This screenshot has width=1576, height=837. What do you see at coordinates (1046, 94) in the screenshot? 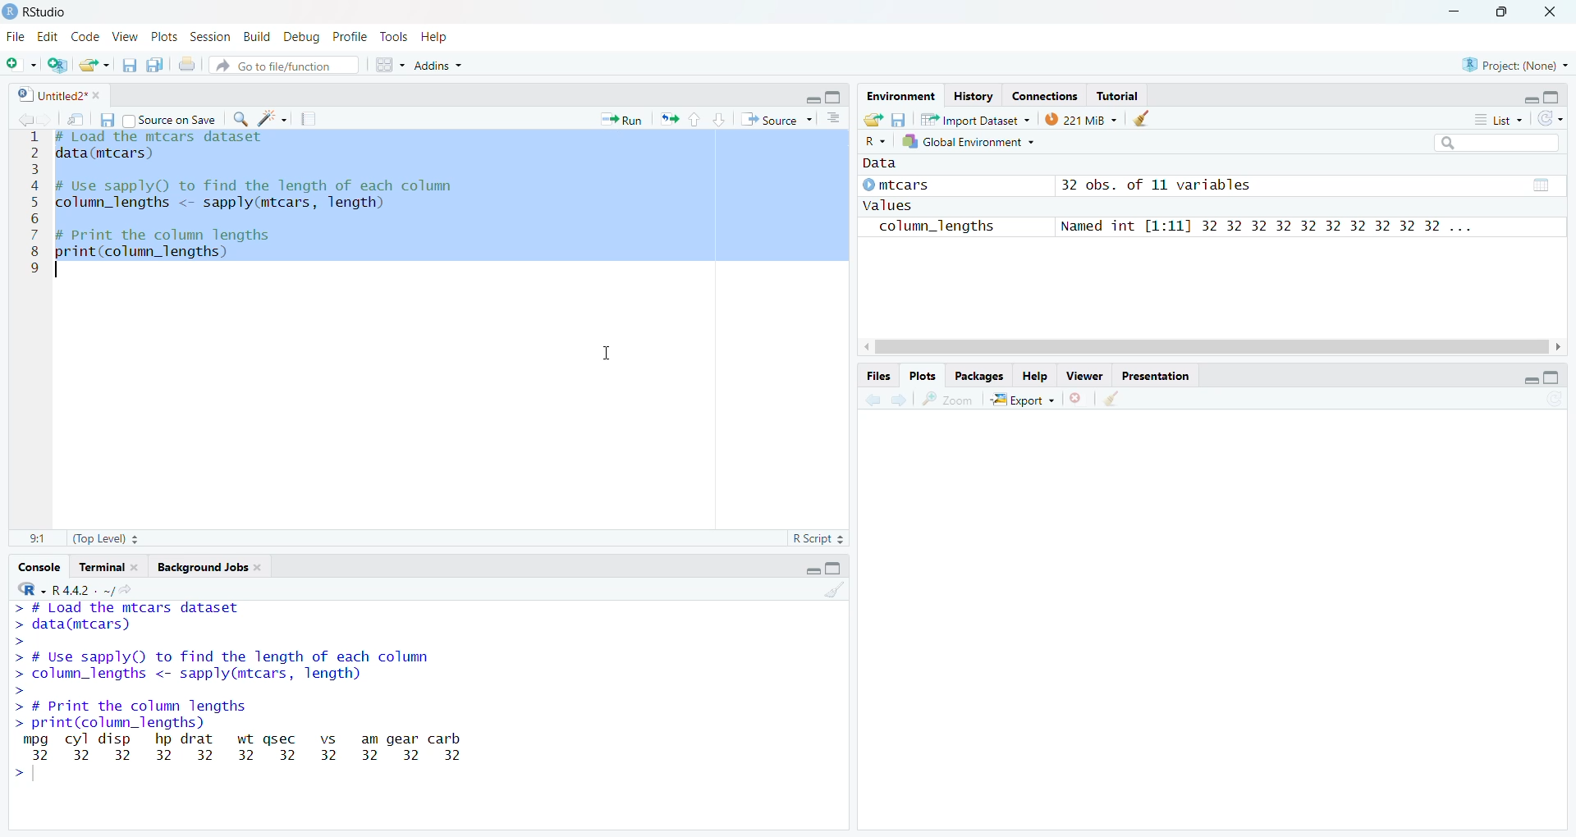
I see `Connections` at bounding box center [1046, 94].